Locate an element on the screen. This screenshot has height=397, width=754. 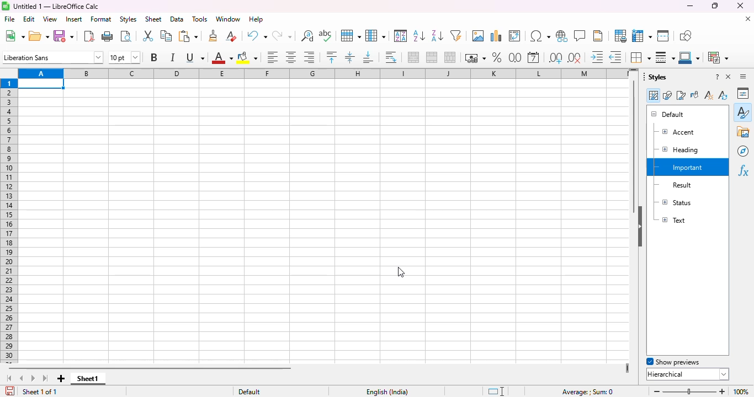
functions is located at coordinates (743, 171).